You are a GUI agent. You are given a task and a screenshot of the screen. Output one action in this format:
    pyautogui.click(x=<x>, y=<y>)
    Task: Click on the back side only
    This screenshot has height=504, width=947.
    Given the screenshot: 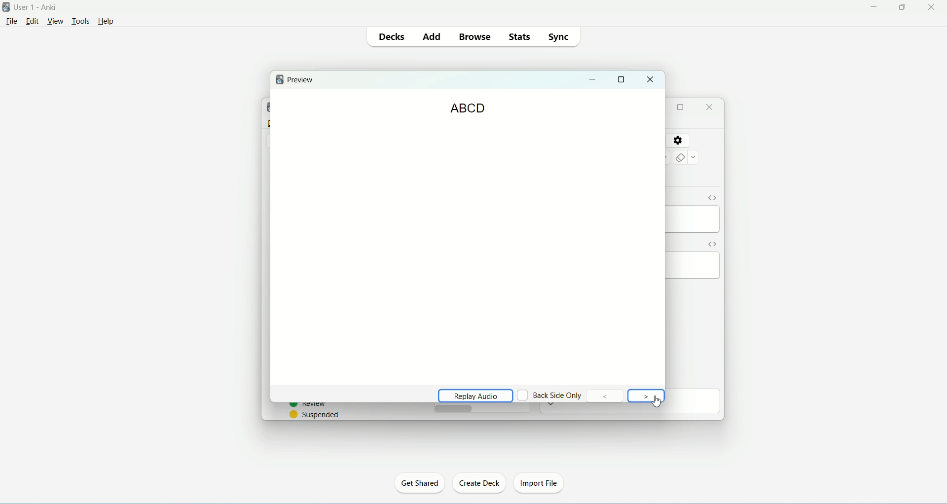 What is the action you would take?
    pyautogui.click(x=551, y=395)
    